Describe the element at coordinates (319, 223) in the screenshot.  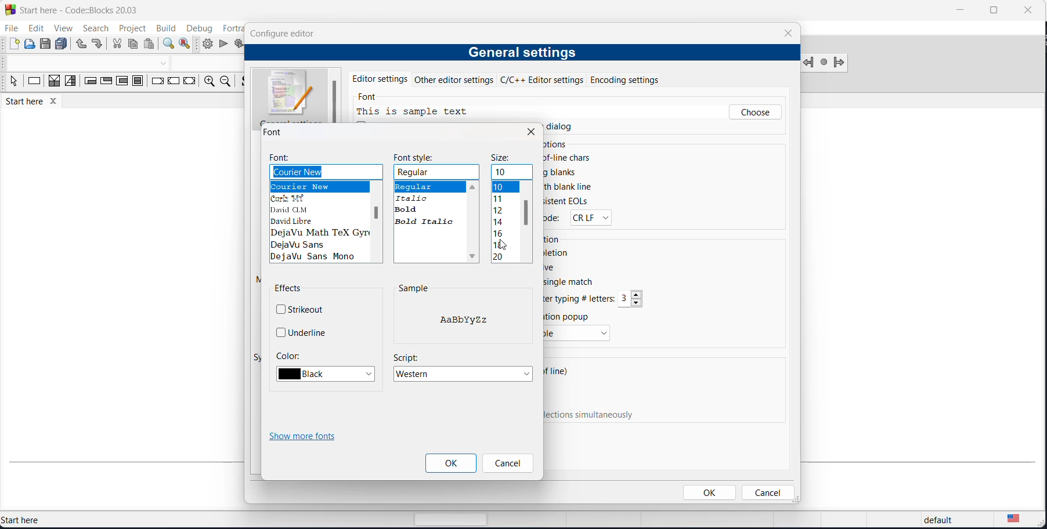
I see `font options` at that location.